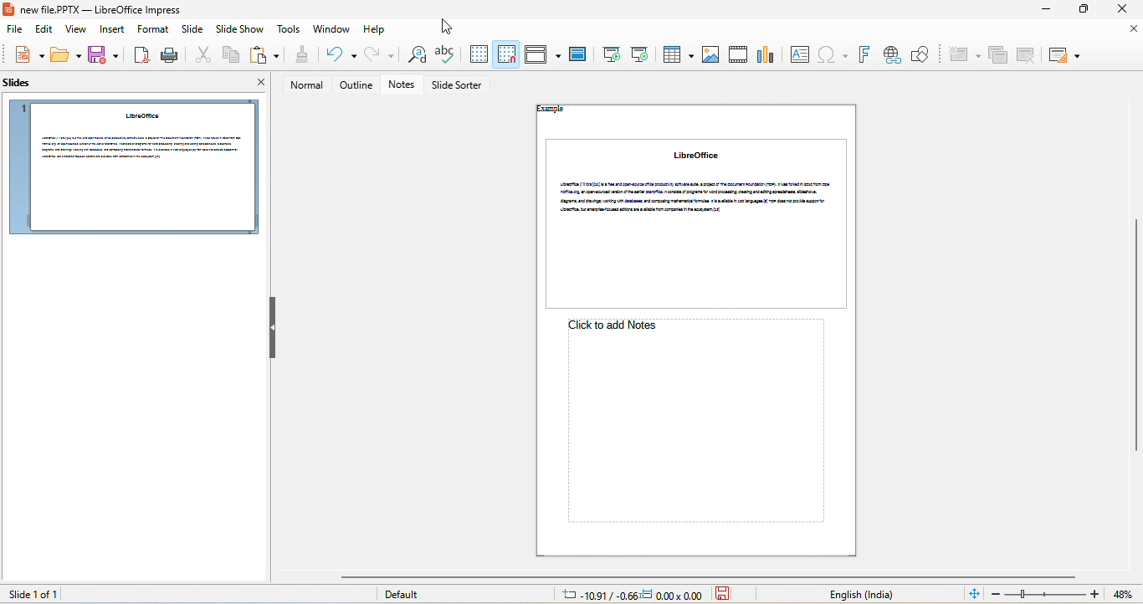 The image size is (1143, 604). I want to click on window, so click(332, 29).